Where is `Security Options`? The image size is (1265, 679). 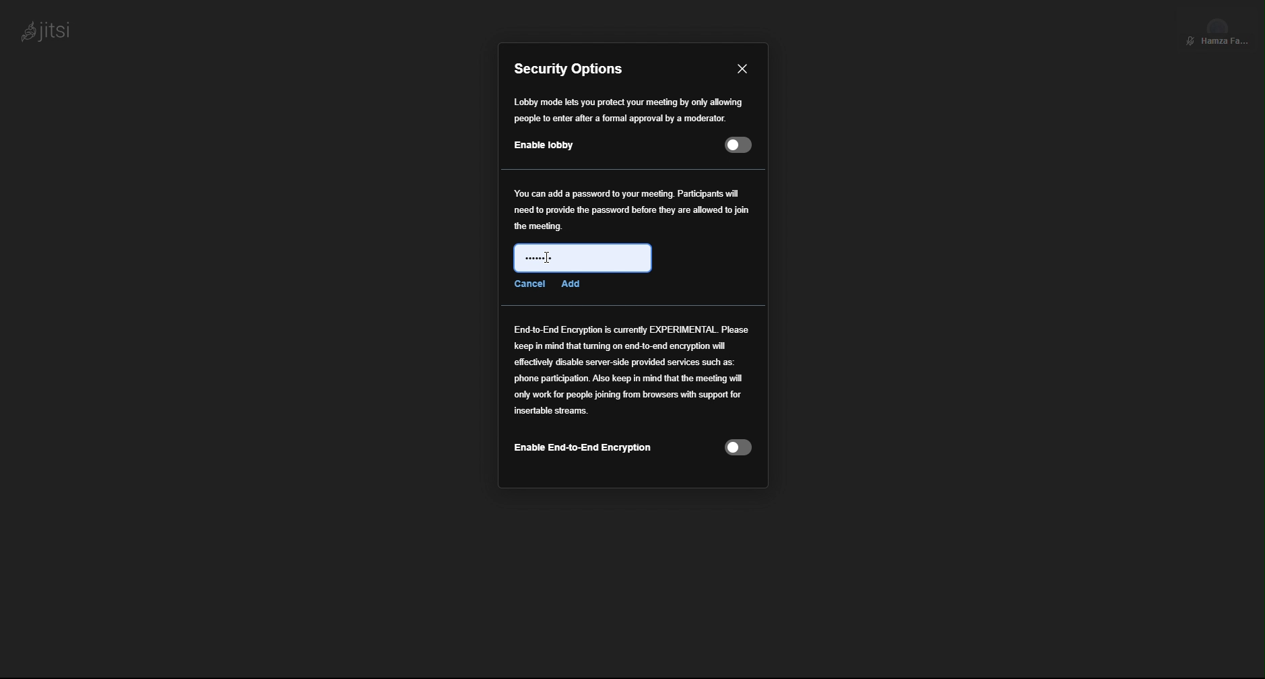 Security Options is located at coordinates (572, 69).